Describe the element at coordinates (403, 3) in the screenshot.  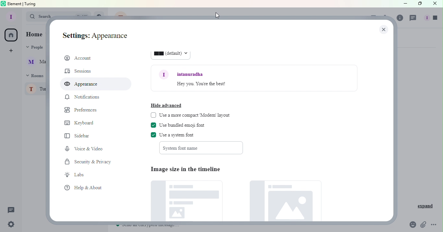
I see `Minimize` at that location.